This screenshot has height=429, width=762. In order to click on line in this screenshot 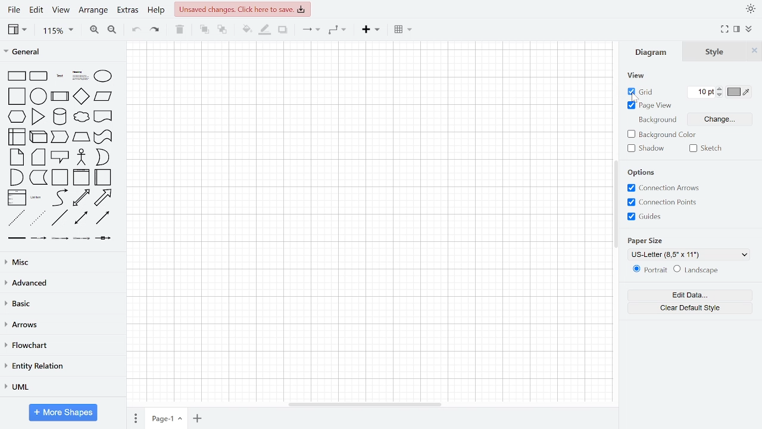, I will do `click(60, 219)`.